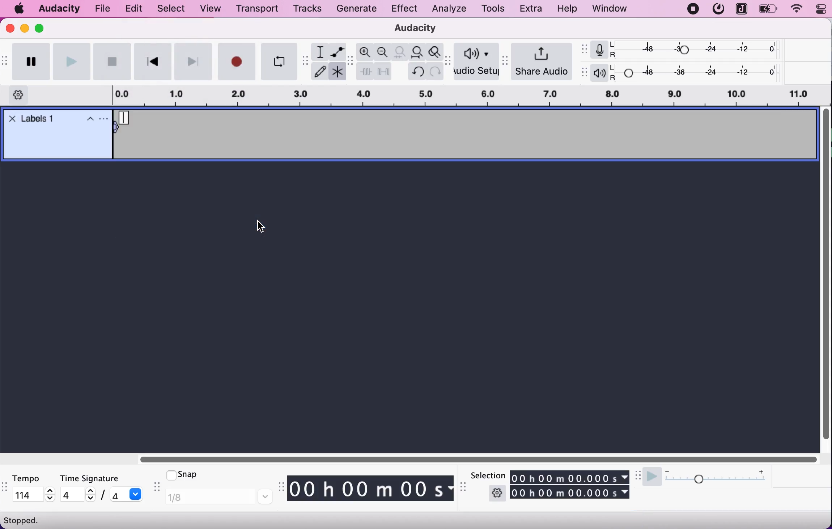 The width and height of the screenshot is (832, 529). What do you see at coordinates (102, 496) in the screenshot?
I see `/` at bounding box center [102, 496].